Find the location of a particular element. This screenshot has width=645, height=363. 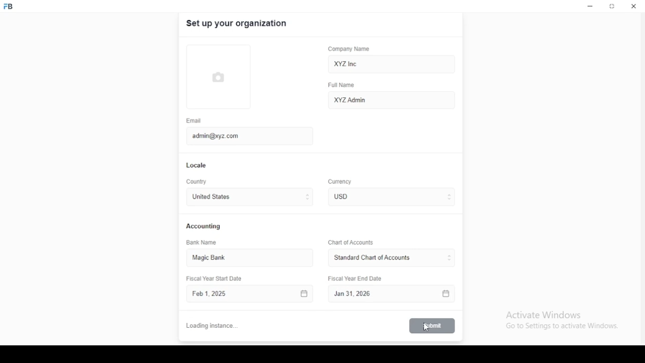

locale is located at coordinates (197, 165).